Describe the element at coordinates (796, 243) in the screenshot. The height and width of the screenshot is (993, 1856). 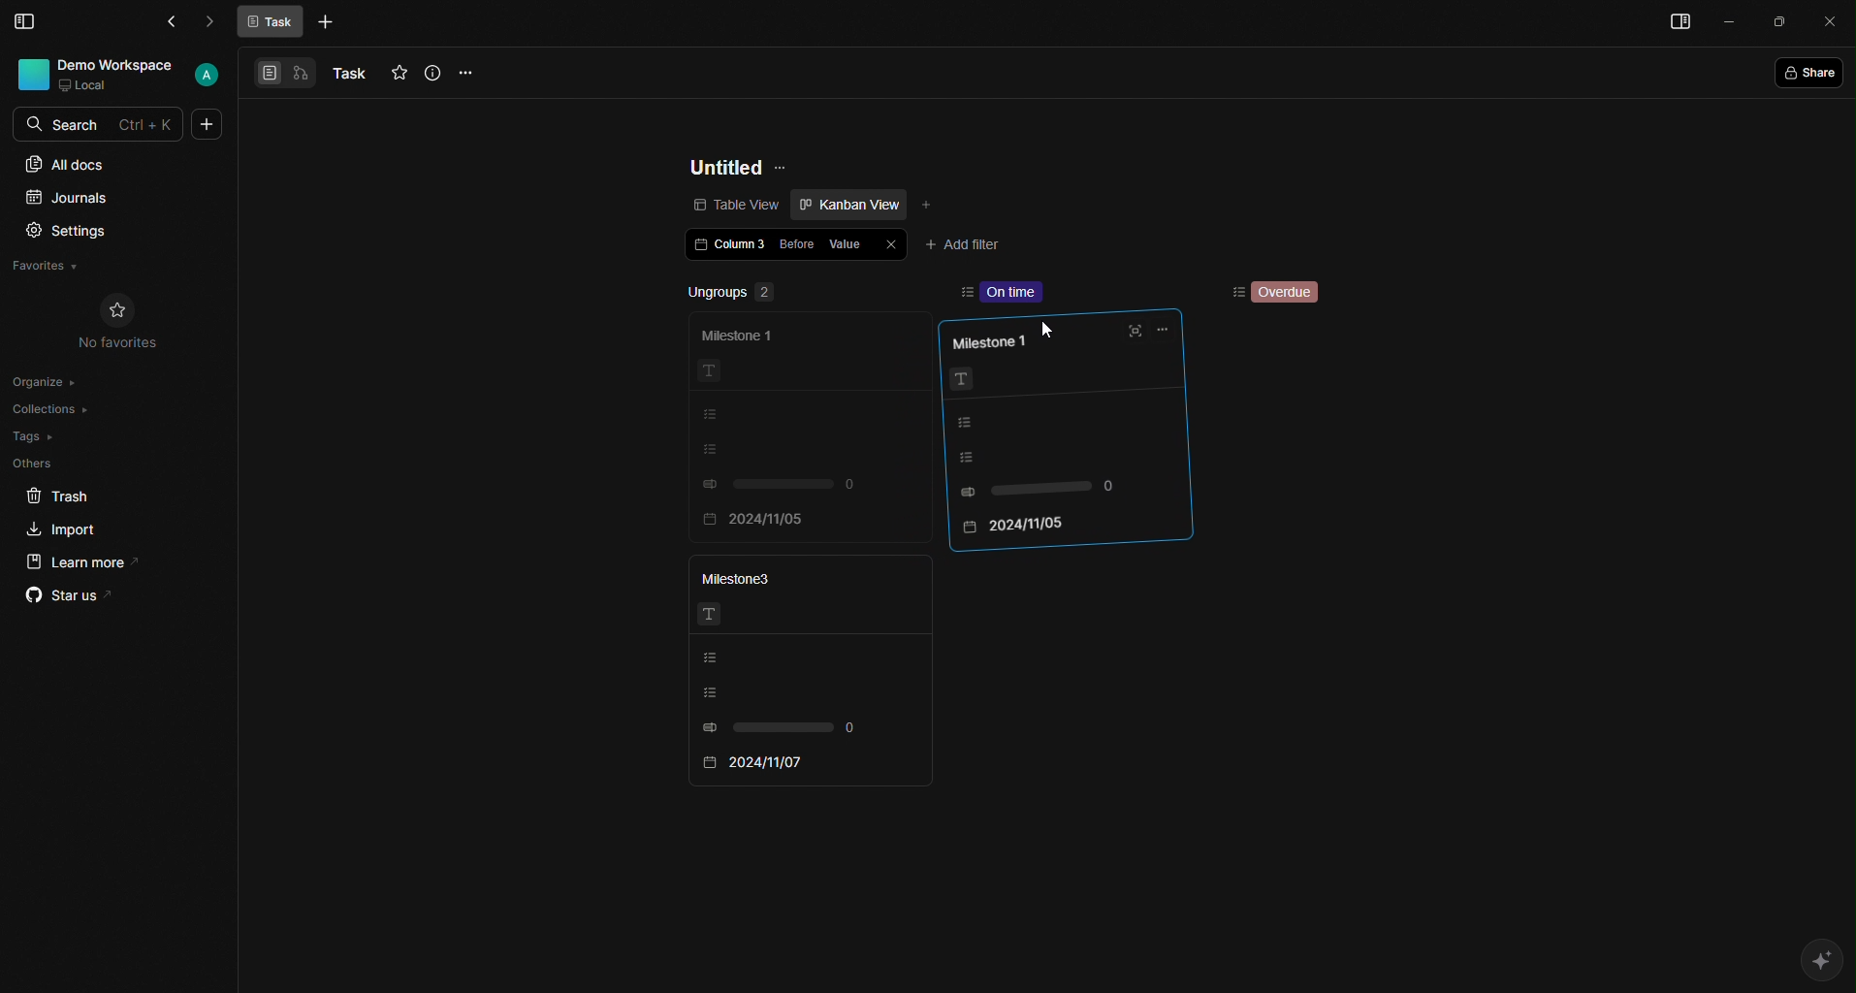
I see `Before` at that location.